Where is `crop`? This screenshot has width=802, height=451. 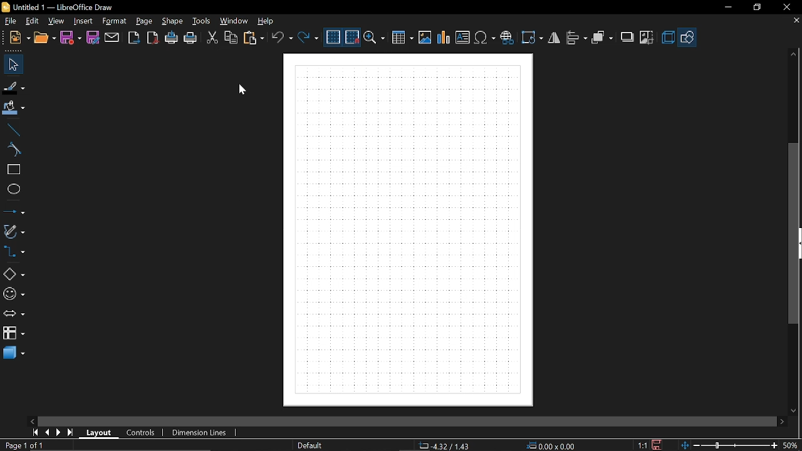 crop is located at coordinates (649, 38).